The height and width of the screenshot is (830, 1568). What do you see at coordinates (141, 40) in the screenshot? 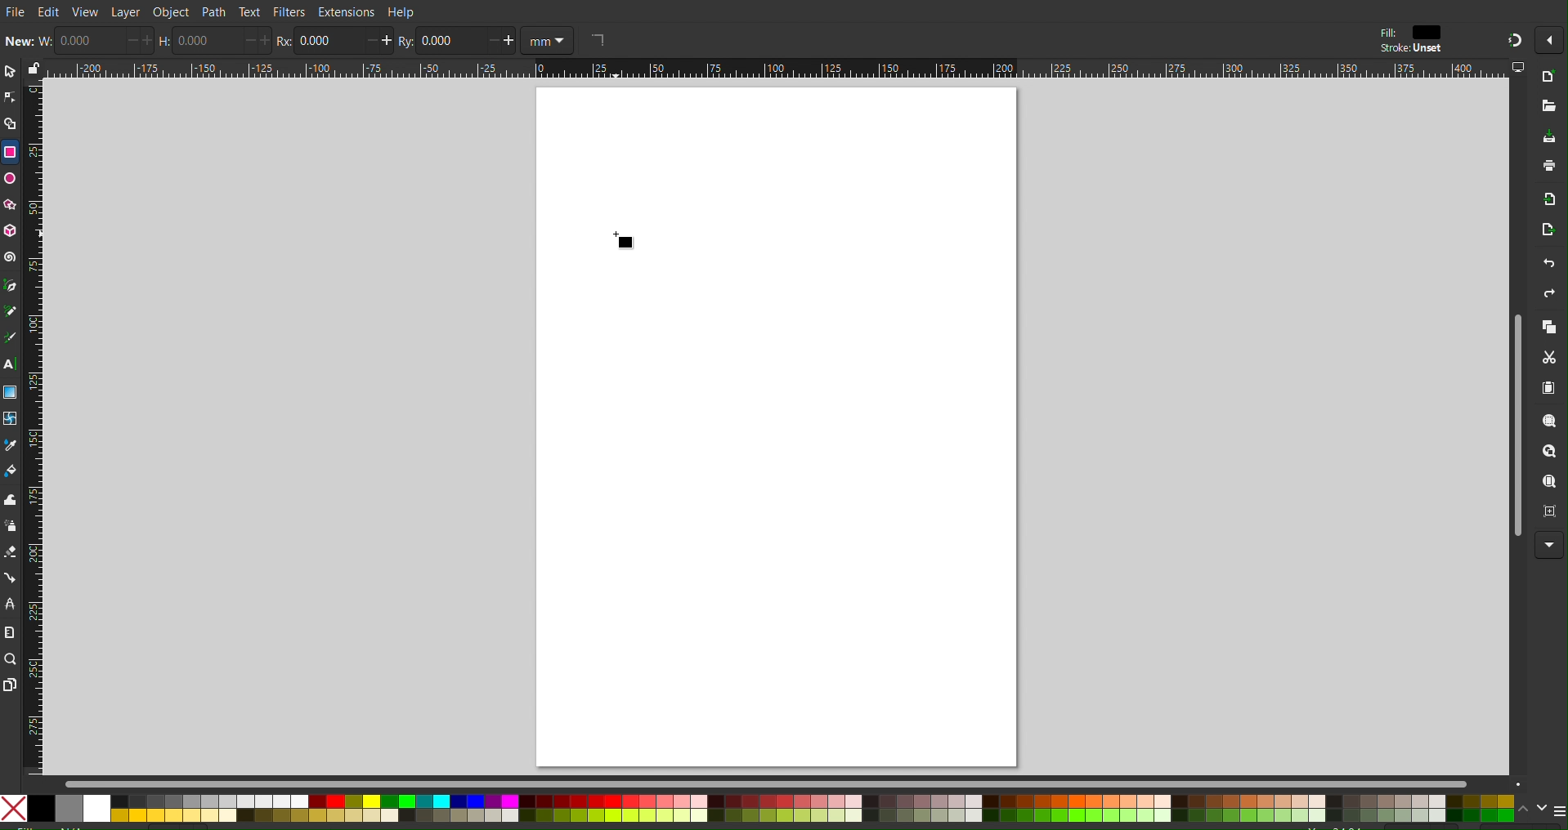
I see `increase/decrease` at bounding box center [141, 40].